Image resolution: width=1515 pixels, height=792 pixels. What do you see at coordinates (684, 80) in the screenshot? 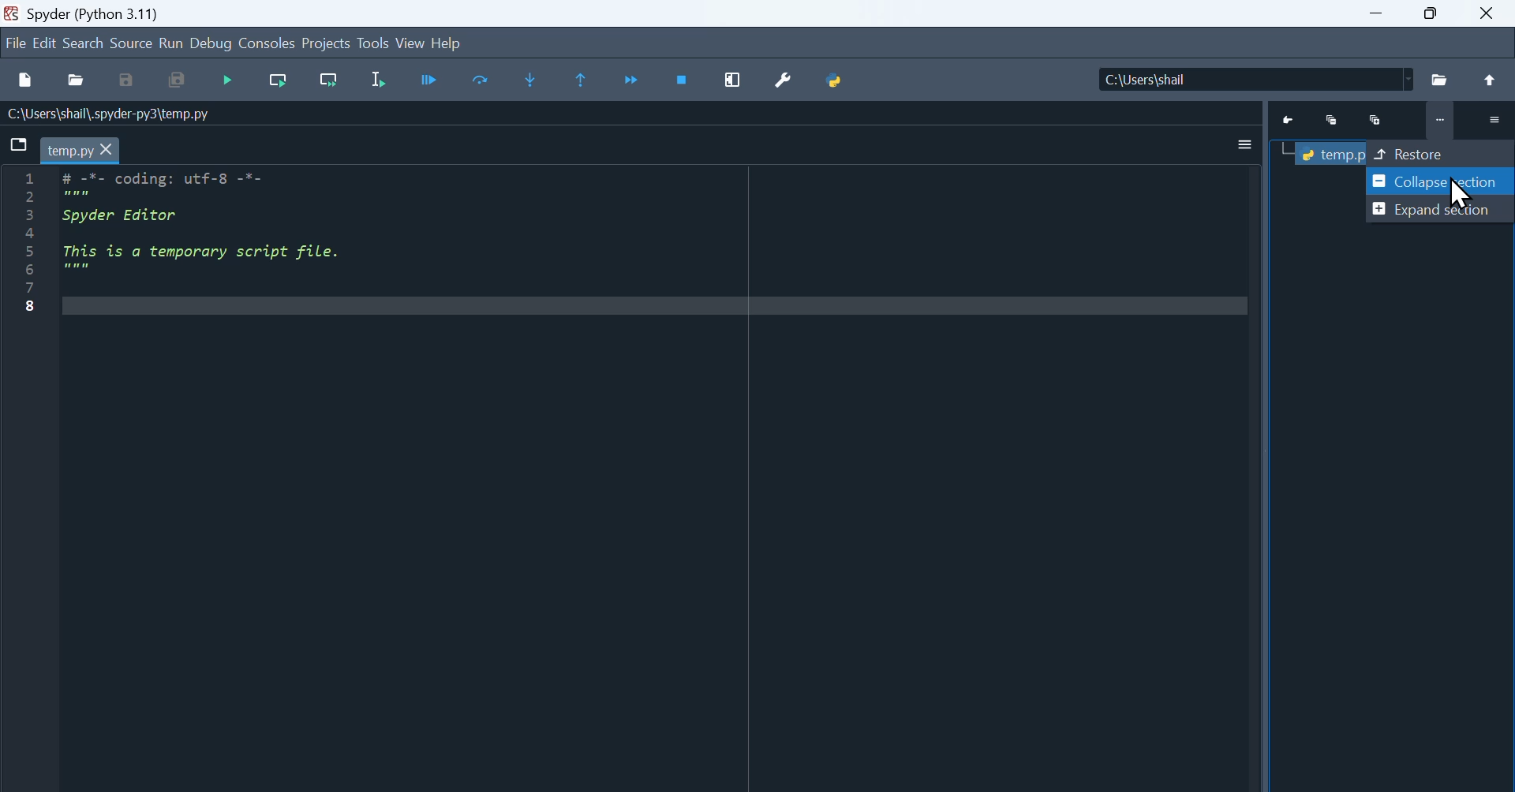
I see `Stop debugging` at bounding box center [684, 80].